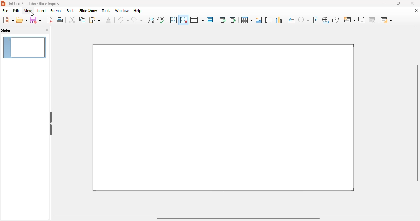  Describe the element at coordinates (5, 11) in the screenshot. I see `file` at that location.